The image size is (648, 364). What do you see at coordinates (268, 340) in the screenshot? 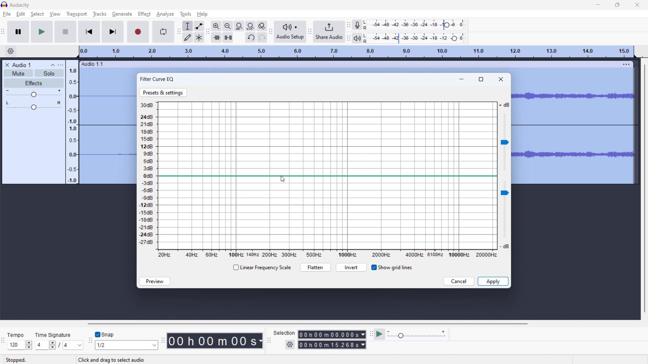
I see `selection toolbar` at bounding box center [268, 340].